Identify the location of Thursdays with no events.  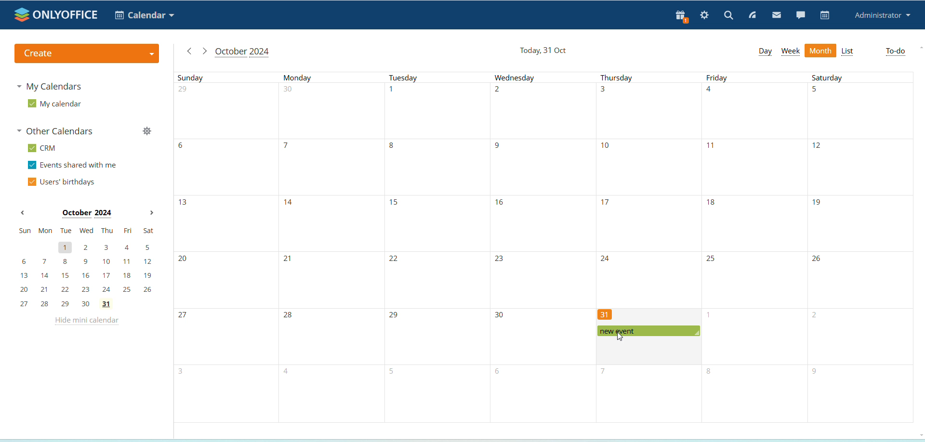
(647, 190).